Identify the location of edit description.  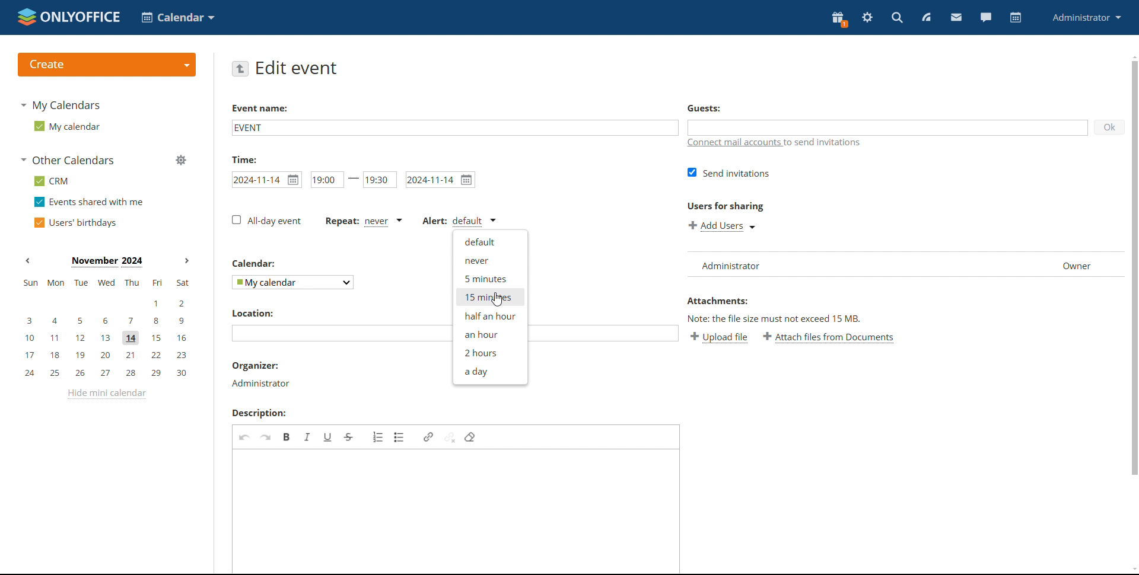
(457, 511).